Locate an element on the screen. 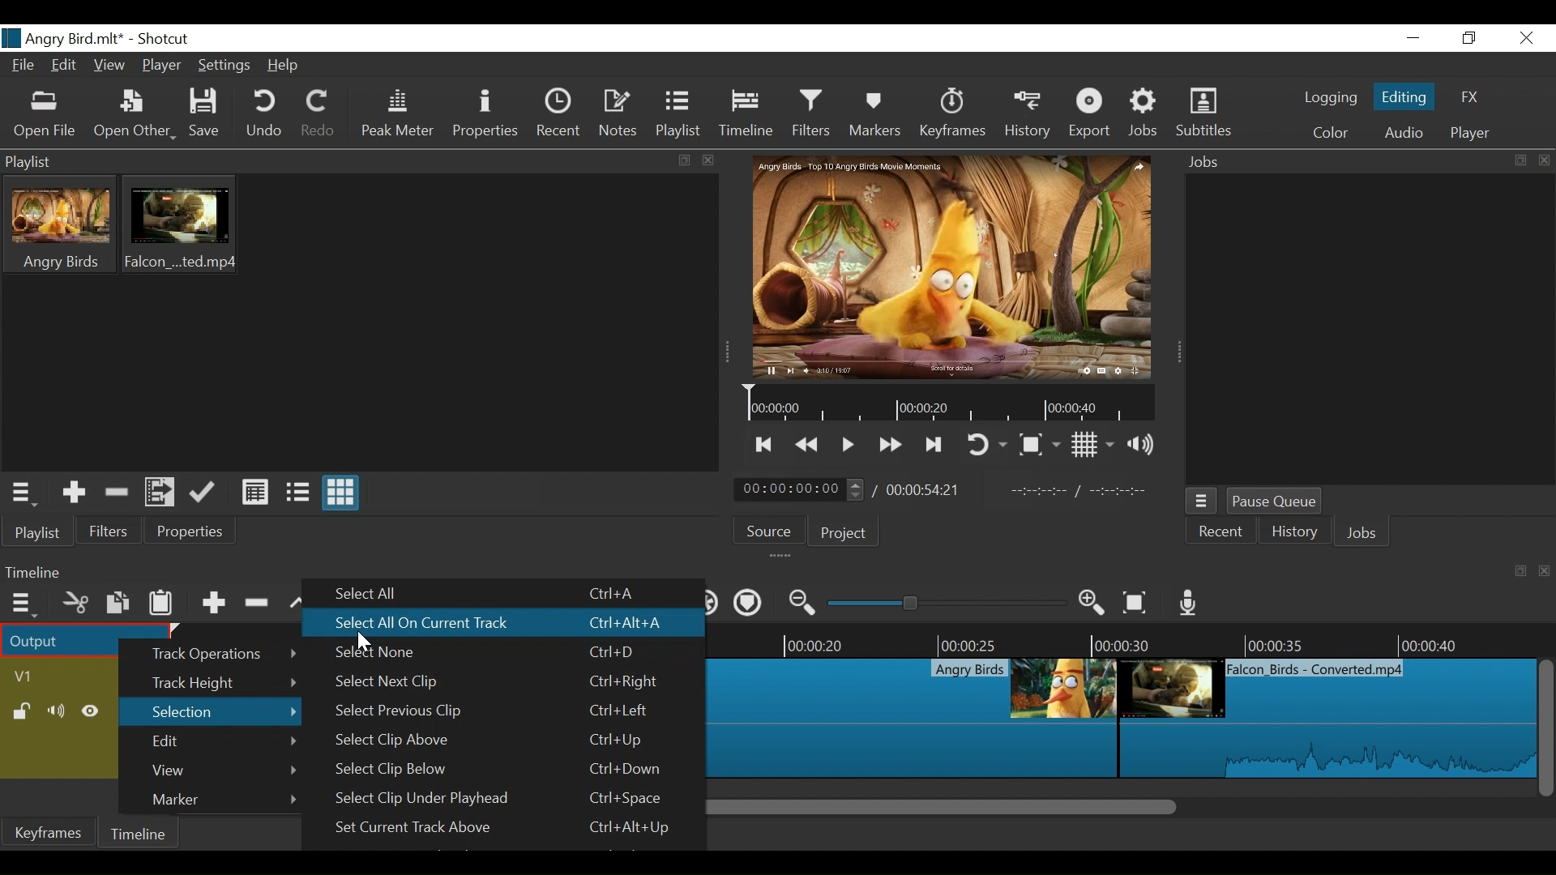 This screenshot has height=875, width=1556. Select All On Current Track is located at coordinates (517, 624).